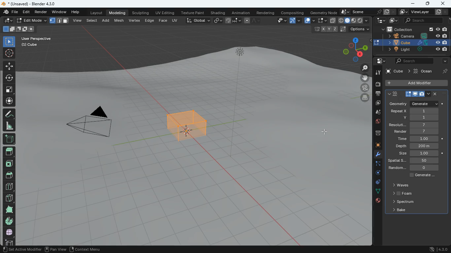 This screenshot has width=451, height=253. What do you see at coordinates (420, 146) in the screenshot?
I see `depth` at bounding box center [420, 146].